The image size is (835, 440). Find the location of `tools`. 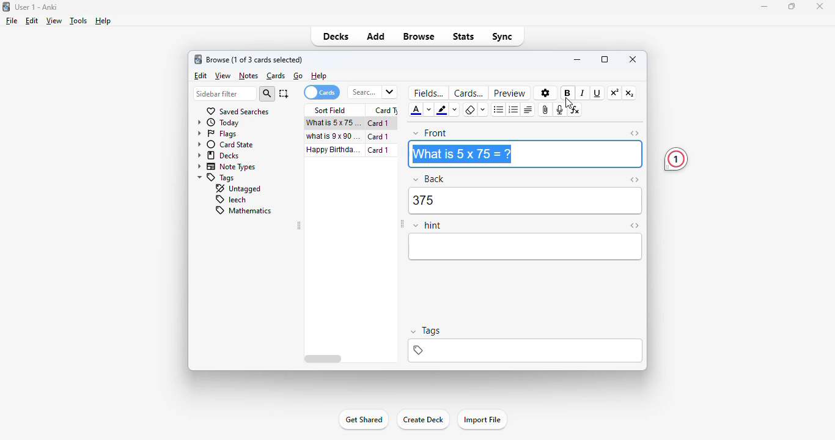

tools is located at coordinates (79, 21).